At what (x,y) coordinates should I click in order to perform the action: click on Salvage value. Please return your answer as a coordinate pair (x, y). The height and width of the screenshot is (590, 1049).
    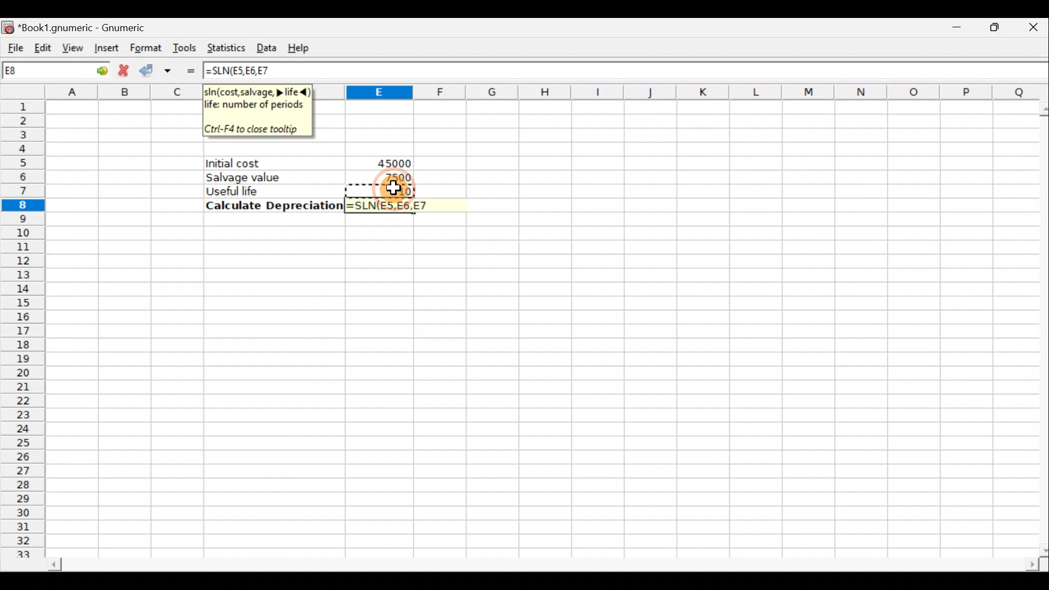
    Looking at the image, I should click on (266, 177).